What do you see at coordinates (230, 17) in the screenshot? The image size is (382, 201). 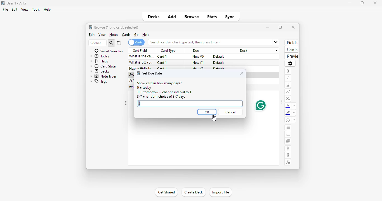 I see `sync` at bounding box center [230, 17].